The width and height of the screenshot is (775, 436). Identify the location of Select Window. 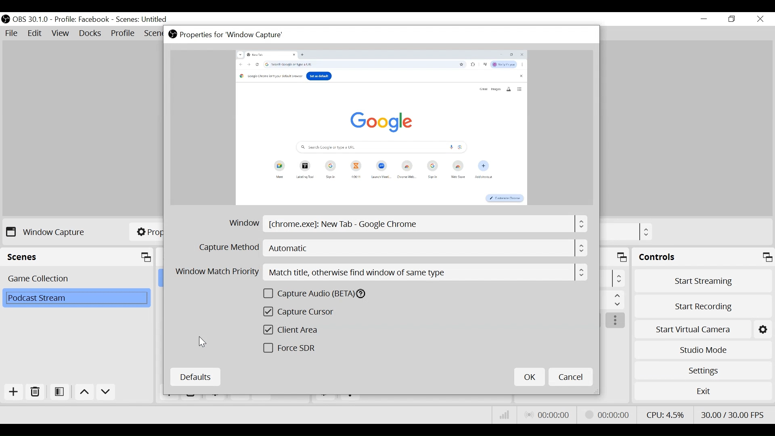
(408, 225).